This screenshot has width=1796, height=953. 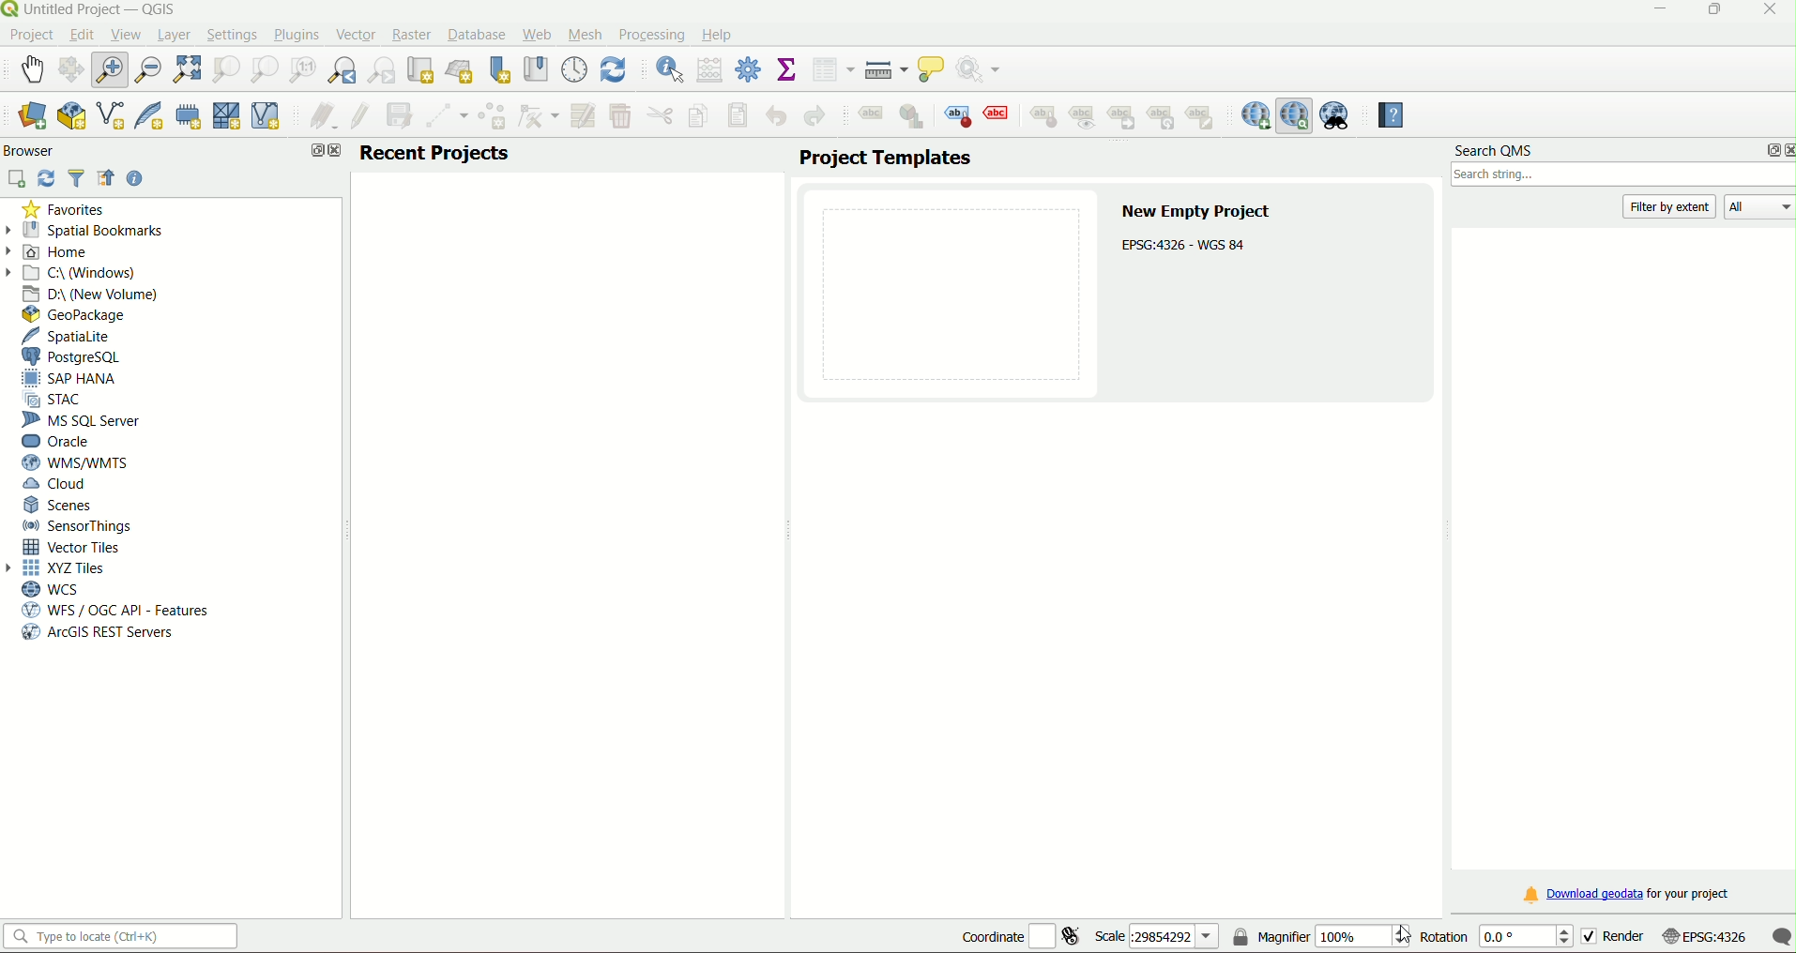 I want to click on web, so click(x=537, y=35).